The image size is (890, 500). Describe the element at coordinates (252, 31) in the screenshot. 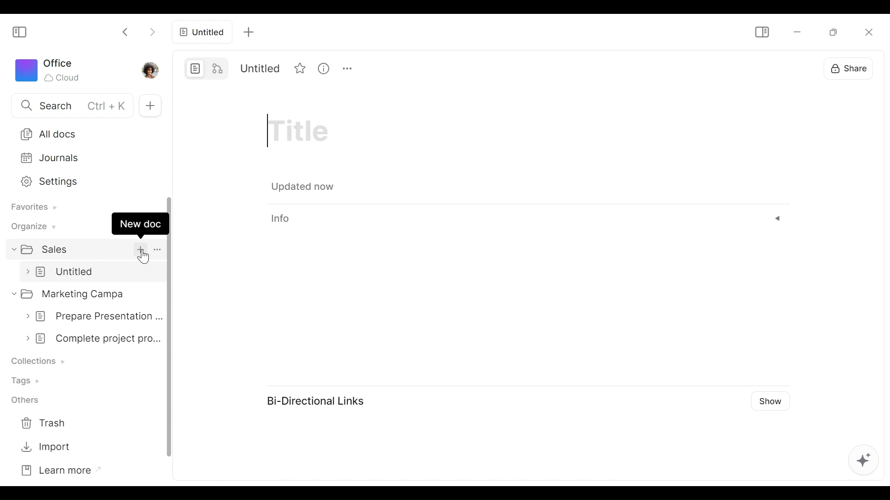

I see `add tab` at that location.